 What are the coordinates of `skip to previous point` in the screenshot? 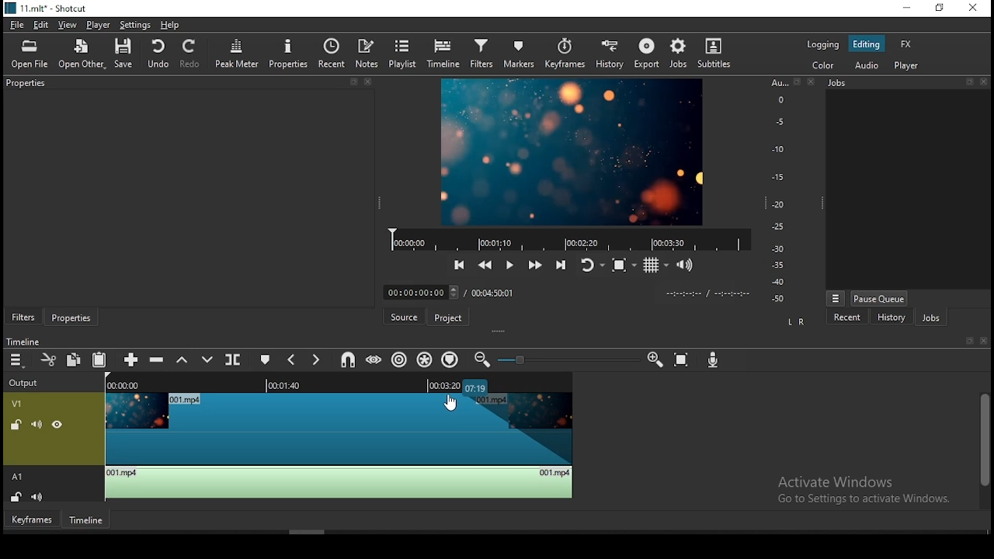 It's located at (460, 265).